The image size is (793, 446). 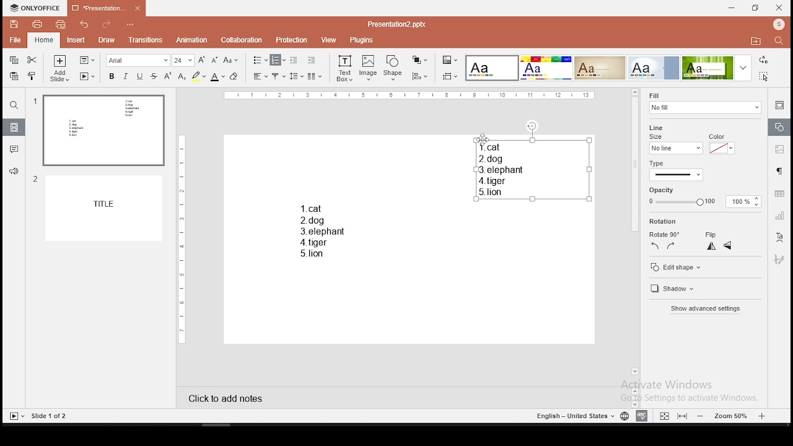 What do you see at coordinates (75, 40) in the screenshot?
I see `insert` at bounding box center [75, 40].